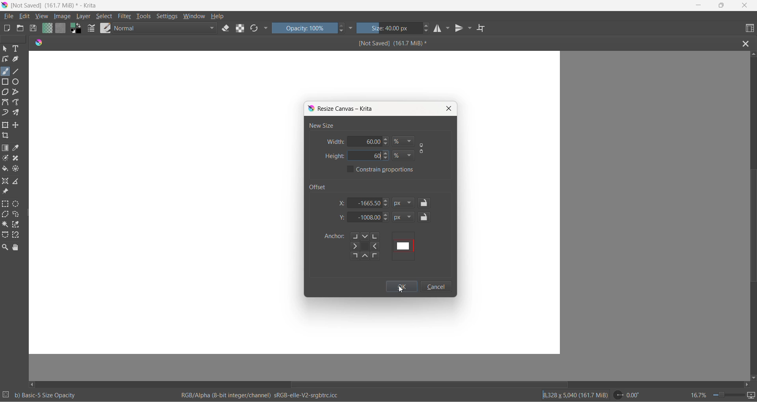  I want to click on calligraphy, so click(16, 59).